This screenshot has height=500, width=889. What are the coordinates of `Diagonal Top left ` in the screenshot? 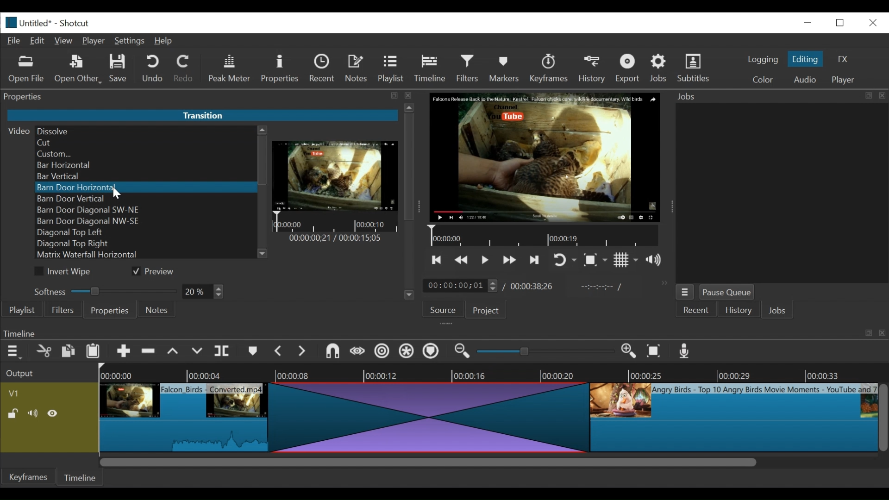 It's located at (146, 233).